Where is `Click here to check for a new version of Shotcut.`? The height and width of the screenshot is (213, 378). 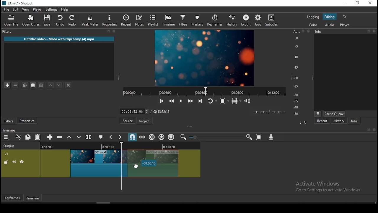
Click here to check for a new version of Shotcut. is located at coordinates (193, 121).